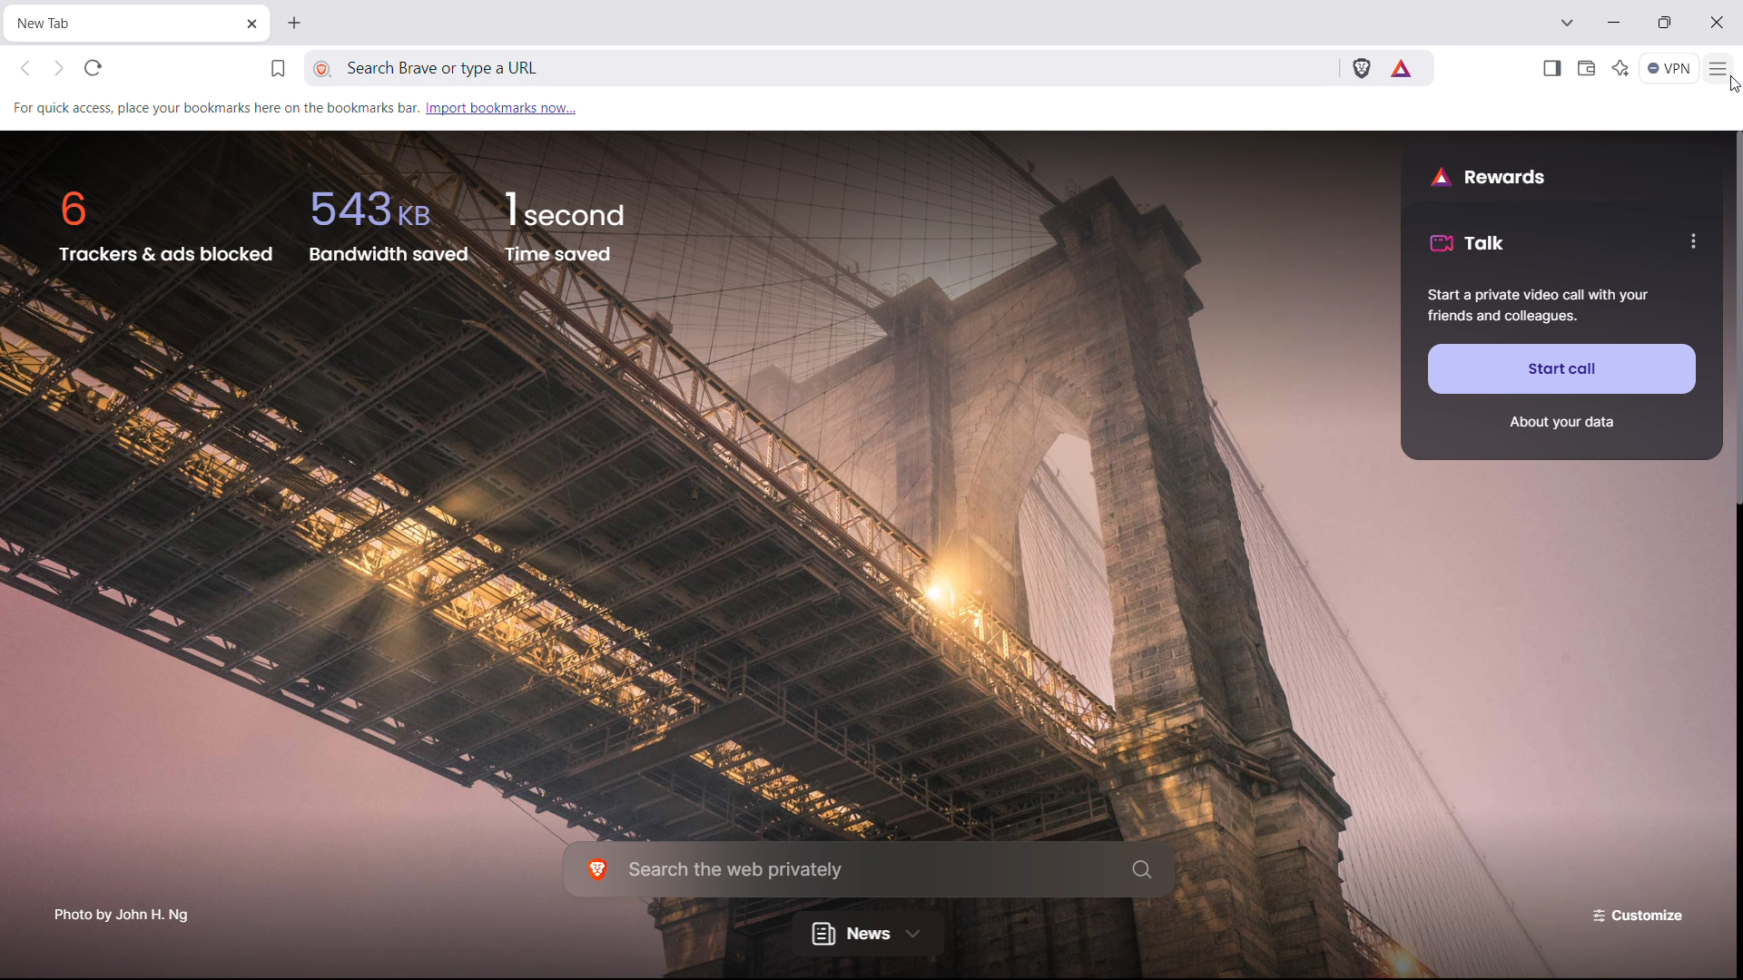 The height and width of the screenshot is (980, 1743). Describe the element at coordinates (1561, 368) in the screenshot. I see `start call` at that location.